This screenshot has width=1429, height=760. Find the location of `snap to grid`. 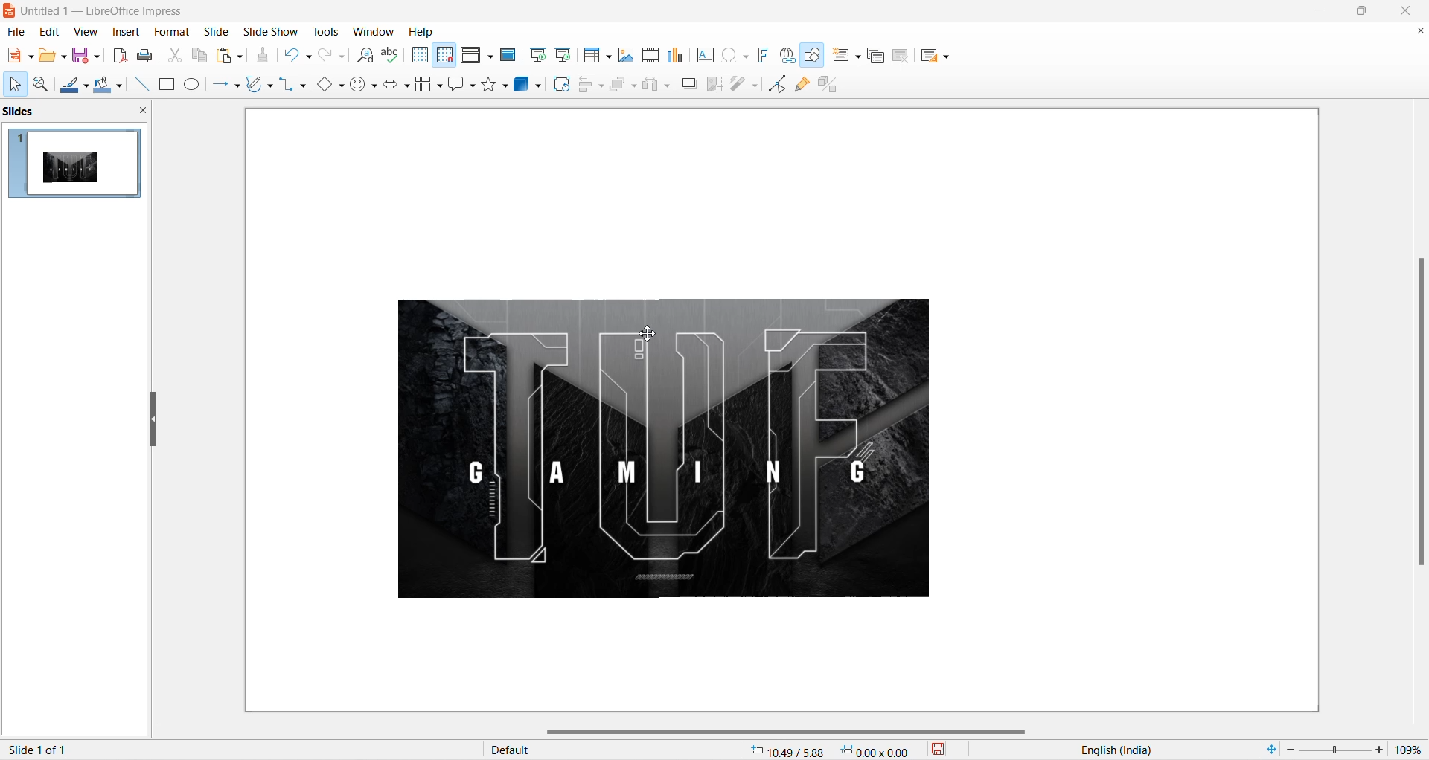

snap to grid is located at coordinates (444, 57).